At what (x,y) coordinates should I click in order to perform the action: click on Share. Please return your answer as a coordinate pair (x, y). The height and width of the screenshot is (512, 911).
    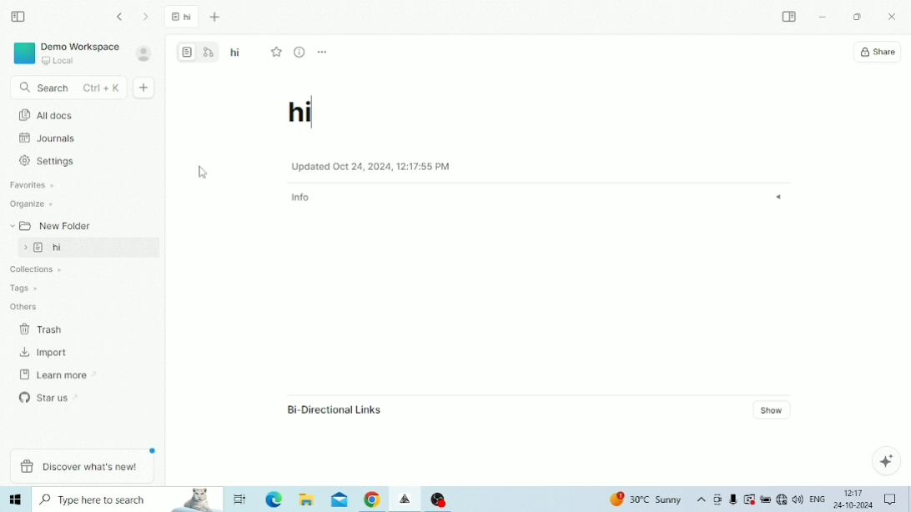
    Looking at the image, I should click on (878, 53).